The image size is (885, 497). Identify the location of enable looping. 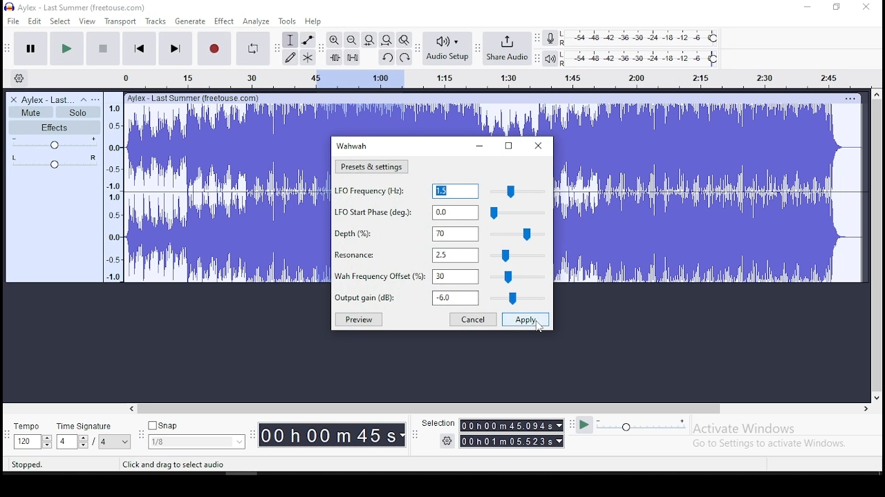
(253, 48).